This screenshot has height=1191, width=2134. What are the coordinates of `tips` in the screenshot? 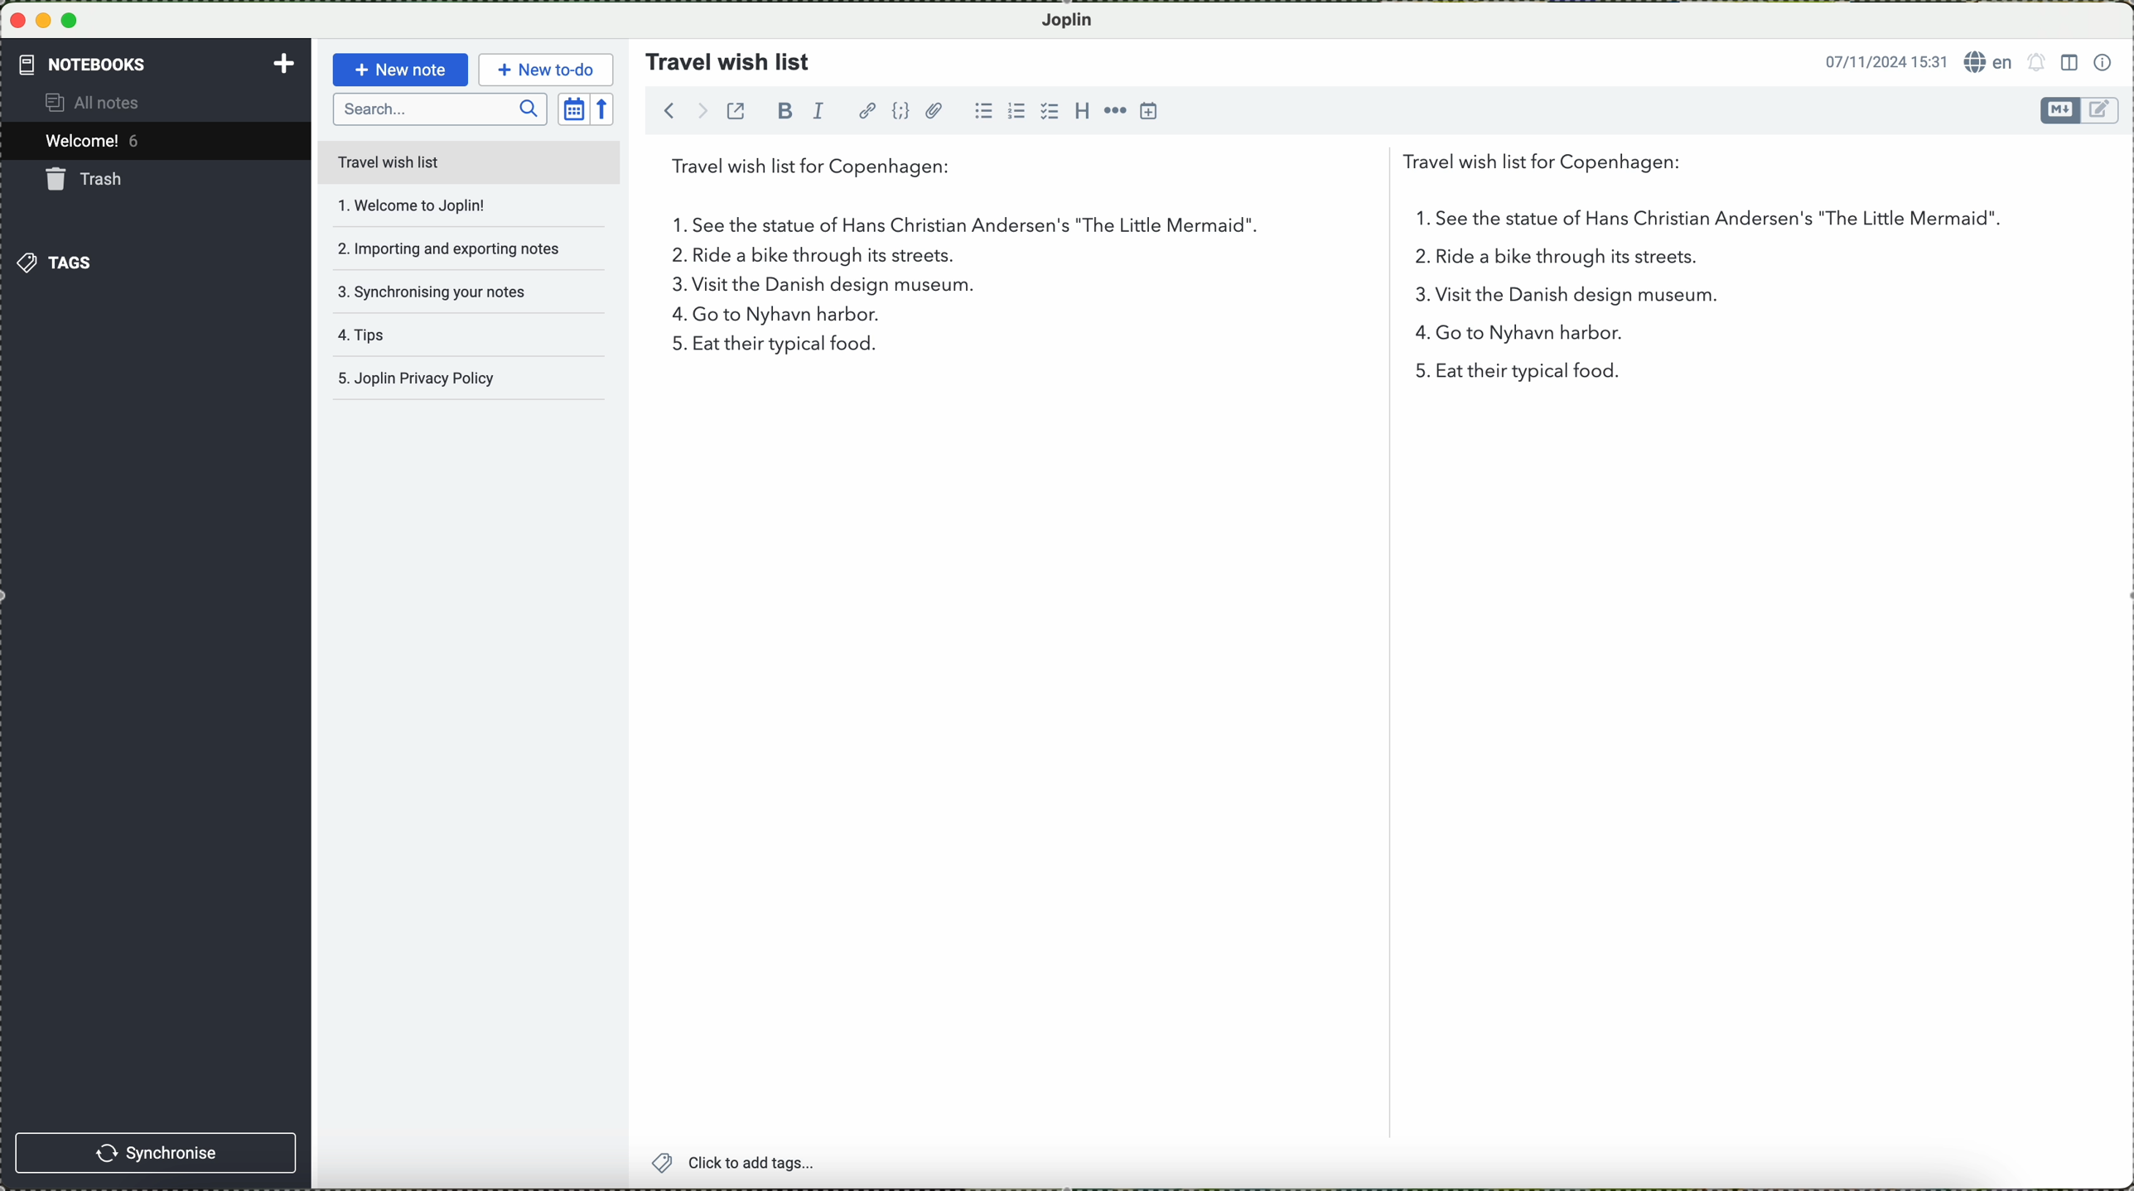 It's located at (437, 341).